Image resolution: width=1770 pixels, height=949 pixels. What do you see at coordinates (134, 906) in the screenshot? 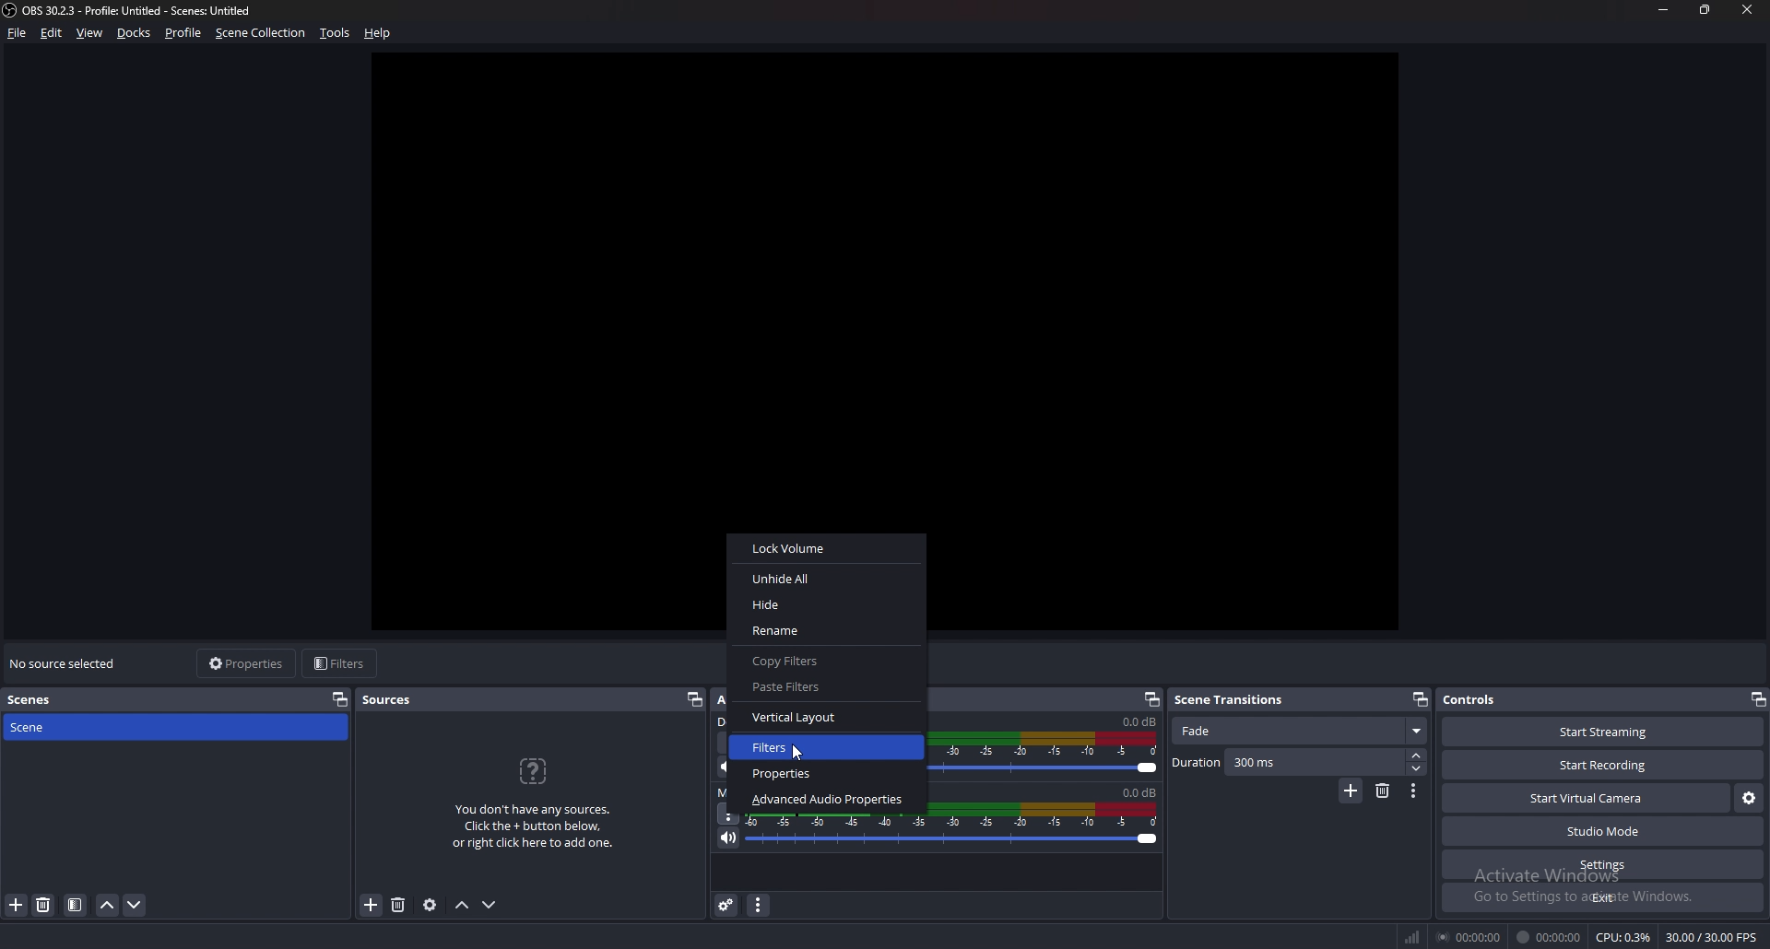
I see `move scene down` at bounding box center [134, 906].